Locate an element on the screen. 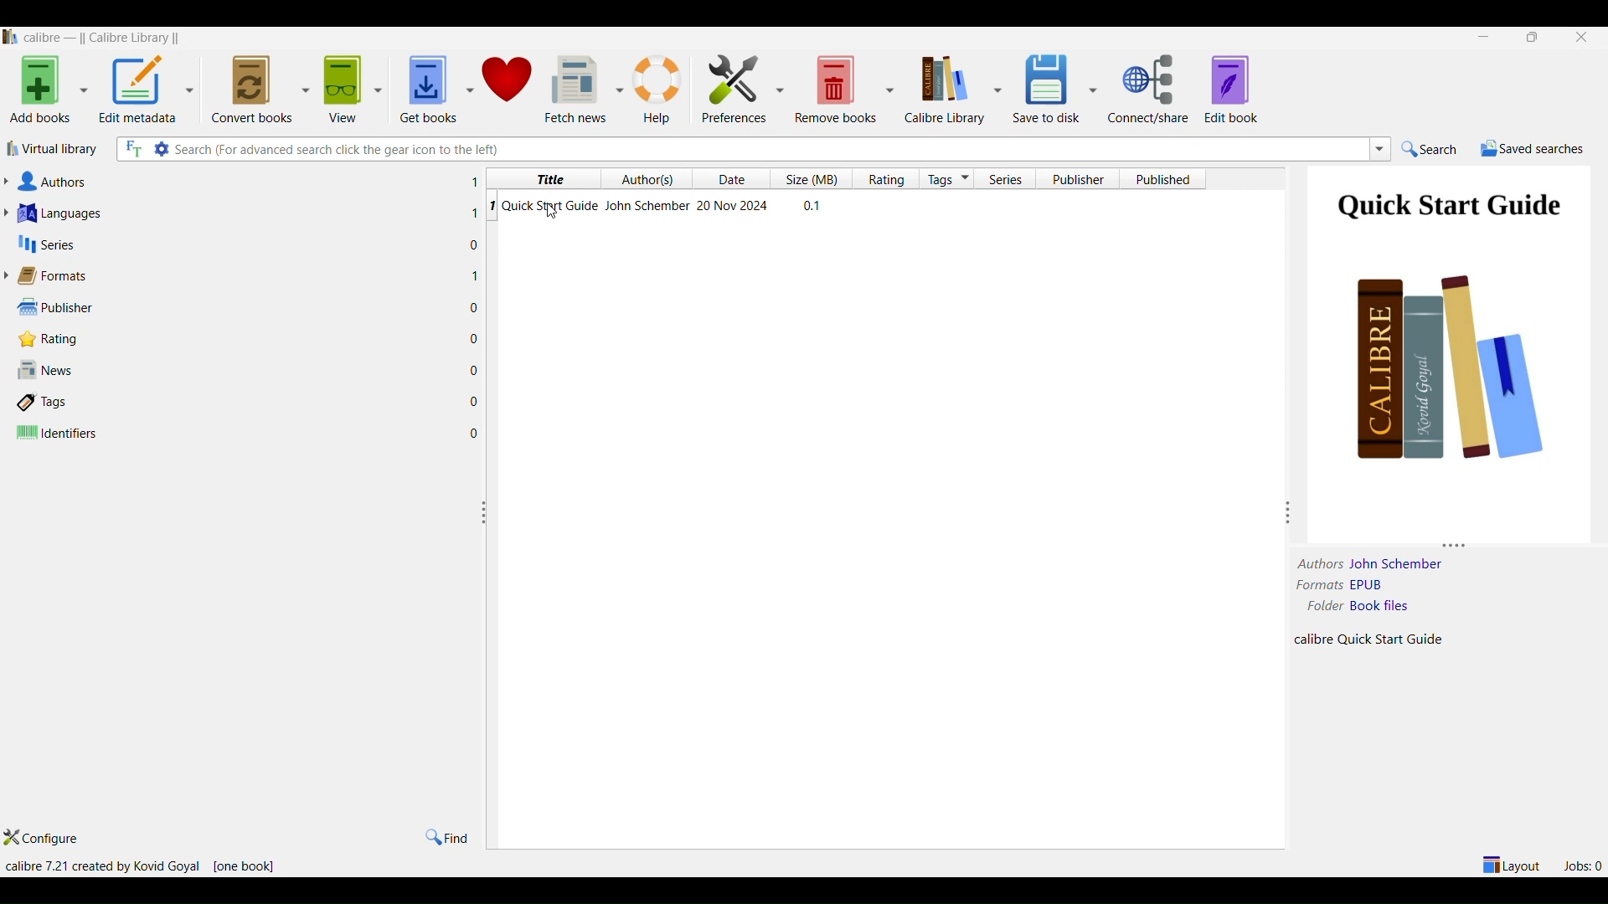  title is located at coordinates (544, 177).